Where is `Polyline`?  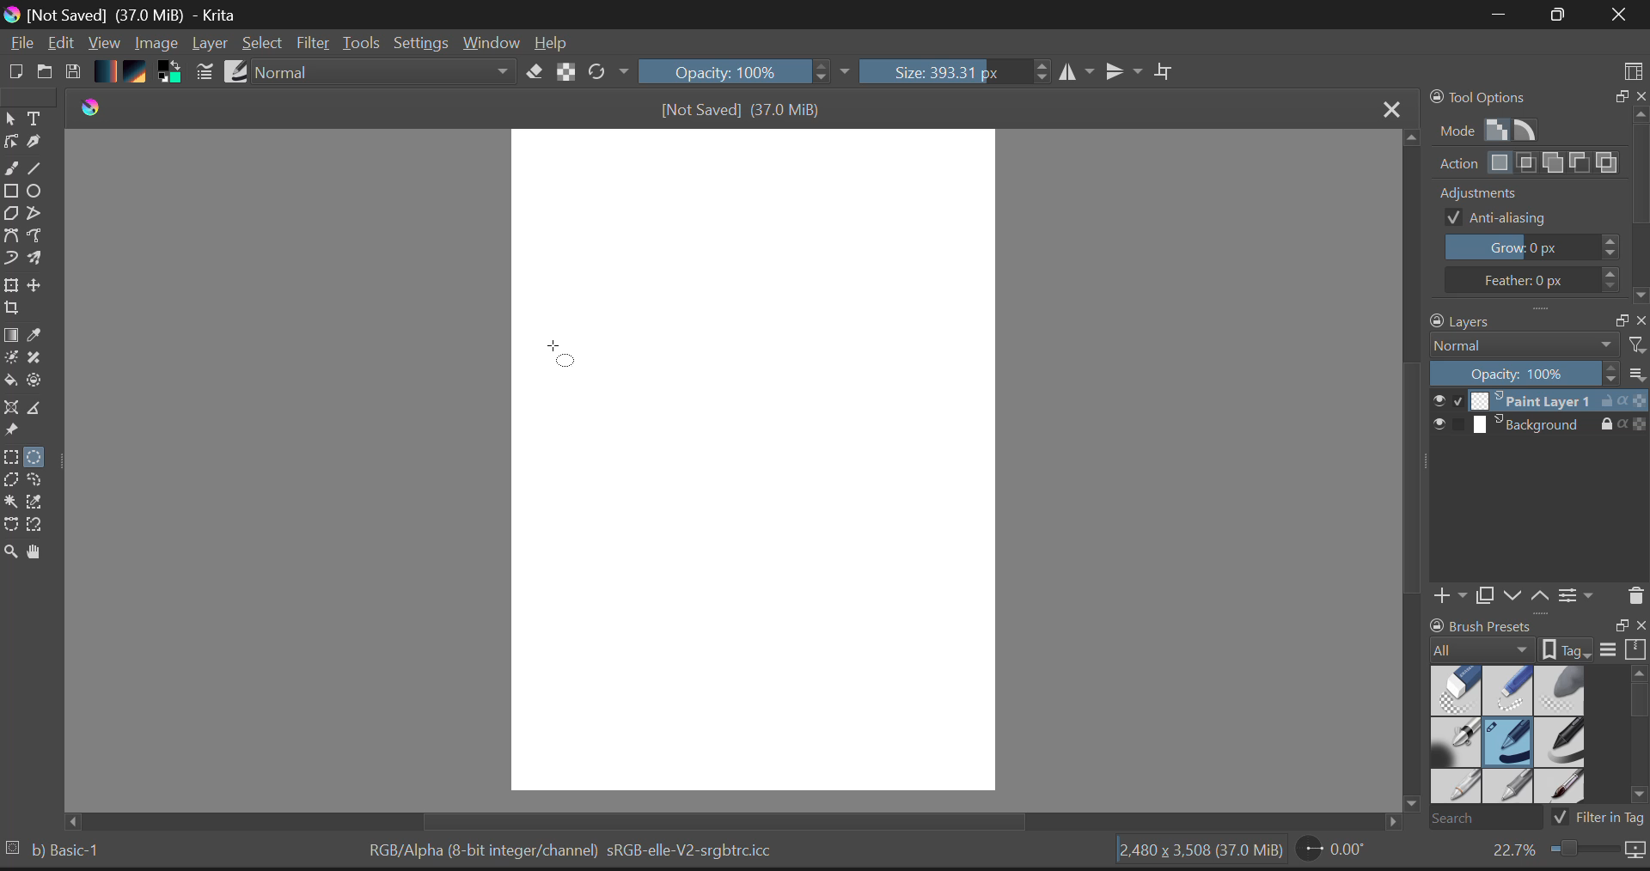 Polyline is located at coordinates (38, 216).